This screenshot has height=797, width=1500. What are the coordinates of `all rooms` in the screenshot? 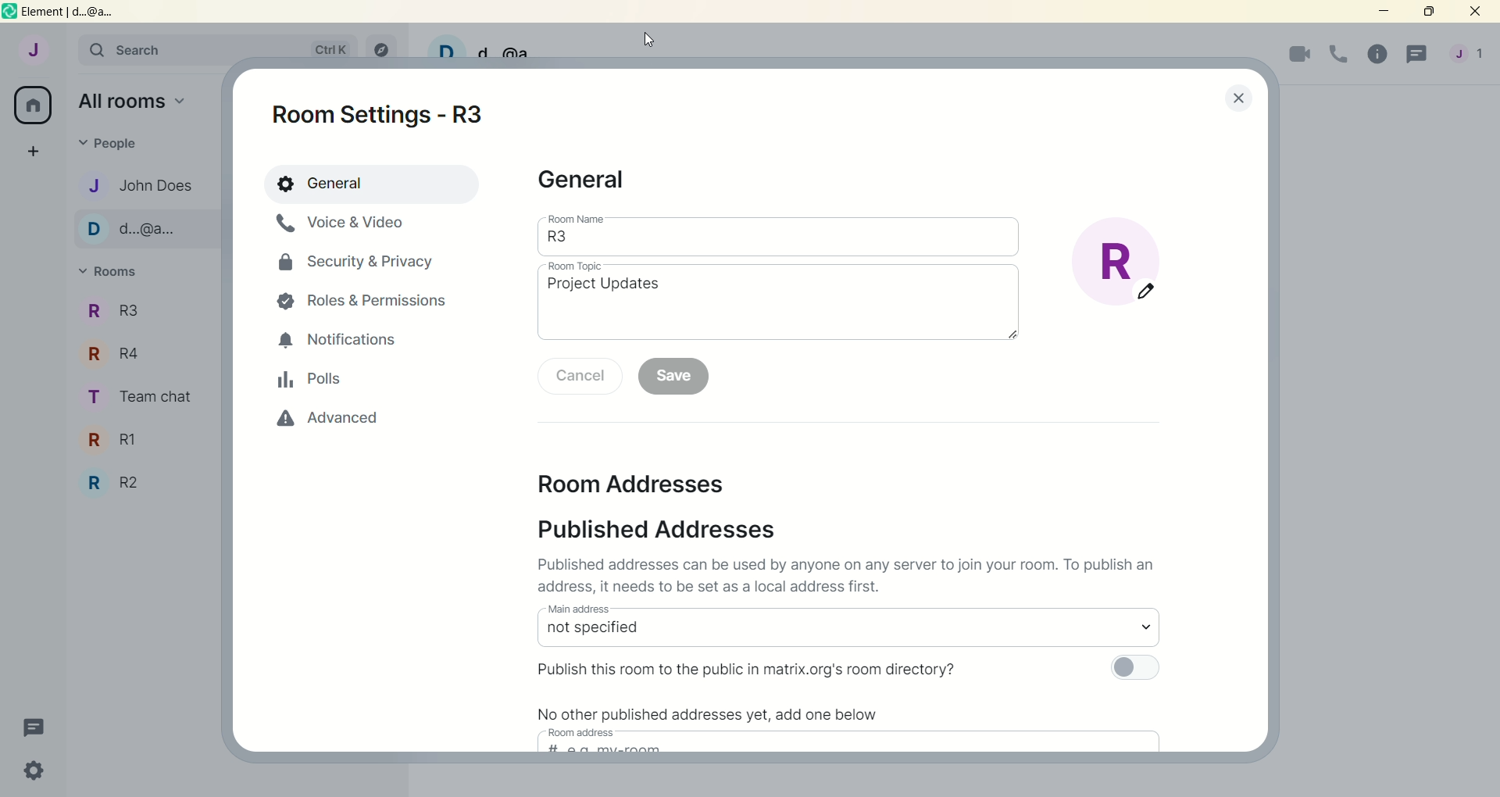 It's located at (35, 104).